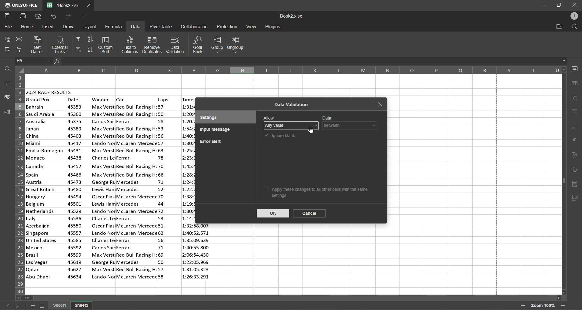 This screenshot has height=310, width=582. I want to click on find, so click(573, 27).